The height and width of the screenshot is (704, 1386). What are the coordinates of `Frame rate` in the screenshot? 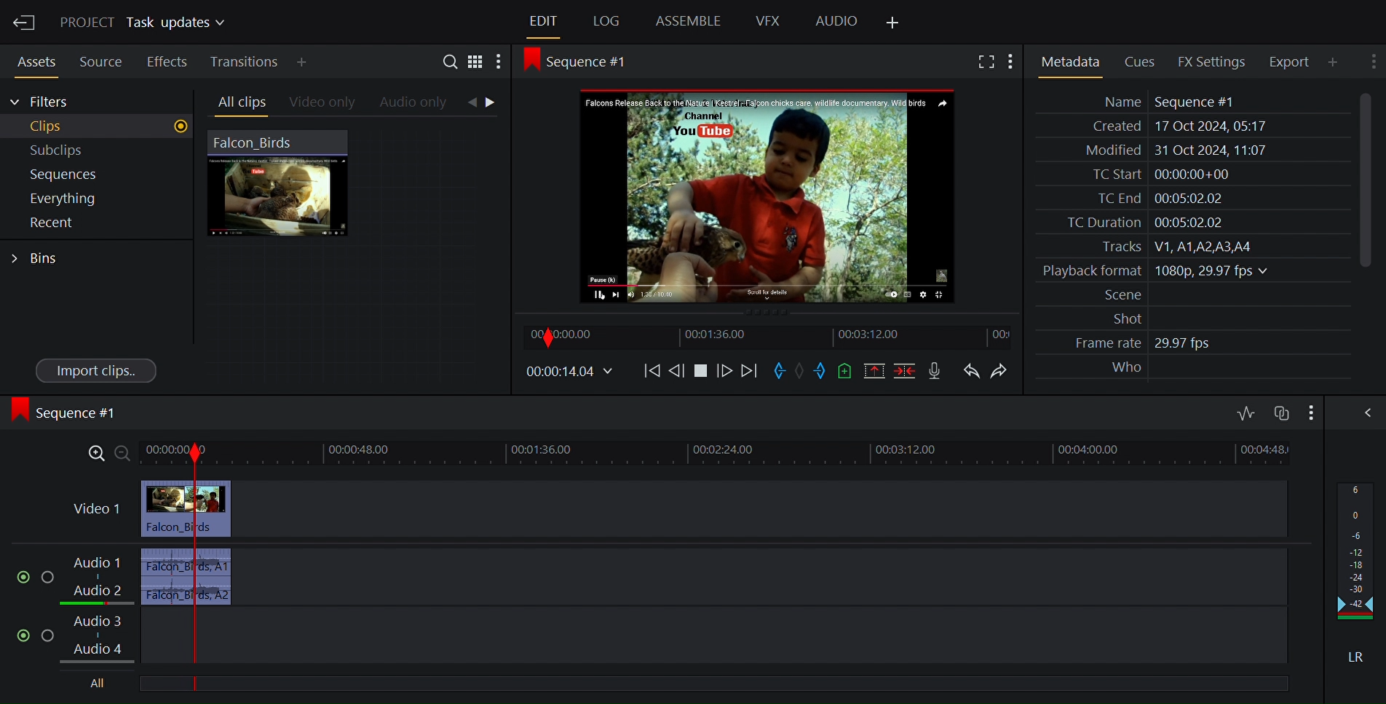 It's located at (1100, 343).